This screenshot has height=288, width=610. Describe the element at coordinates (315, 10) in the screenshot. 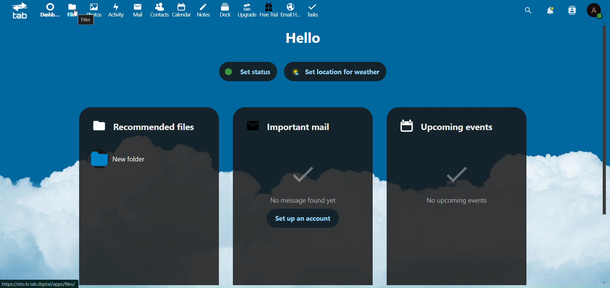

I see `Tab` at that location.